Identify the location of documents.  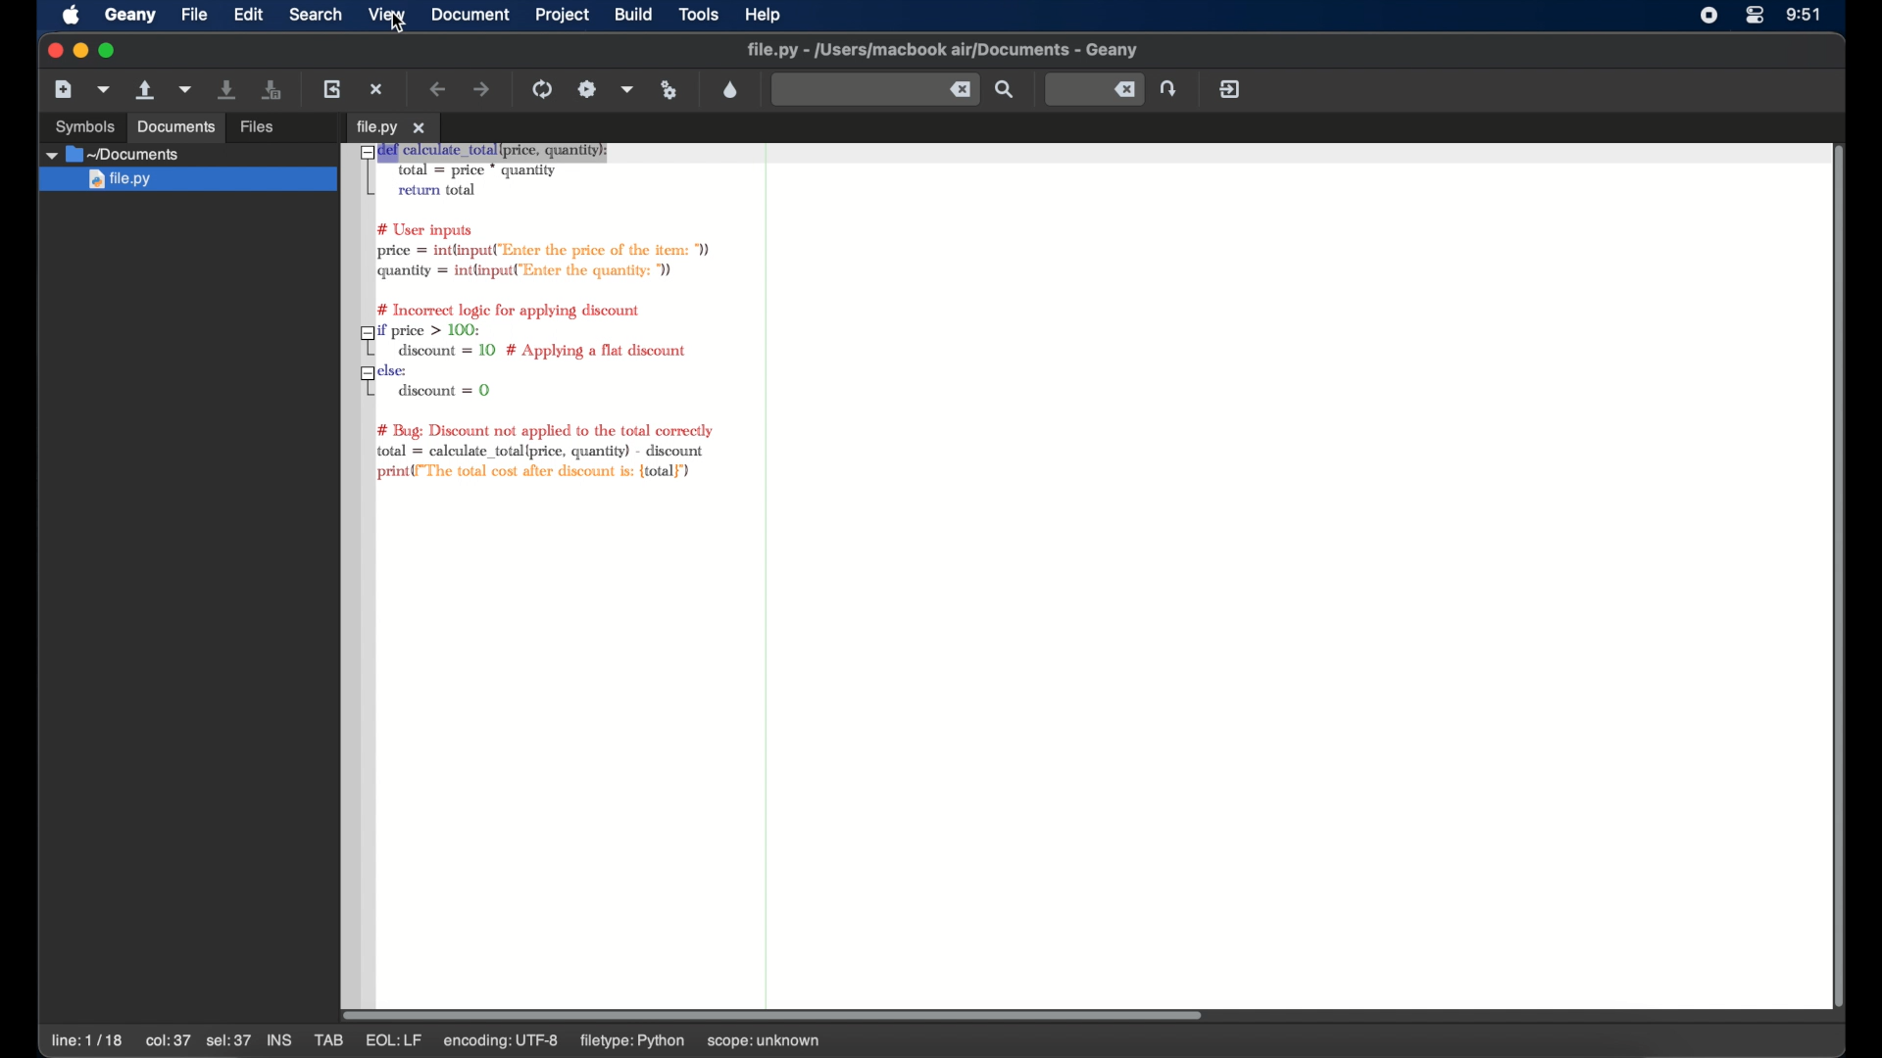
(113, 155).